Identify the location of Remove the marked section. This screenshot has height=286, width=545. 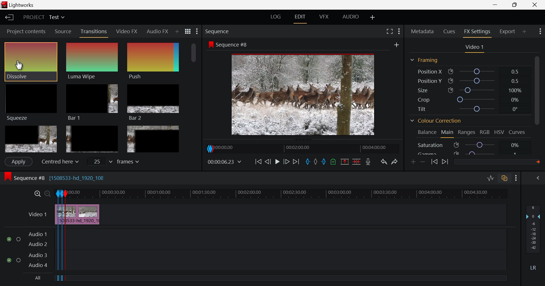
(345, 161).